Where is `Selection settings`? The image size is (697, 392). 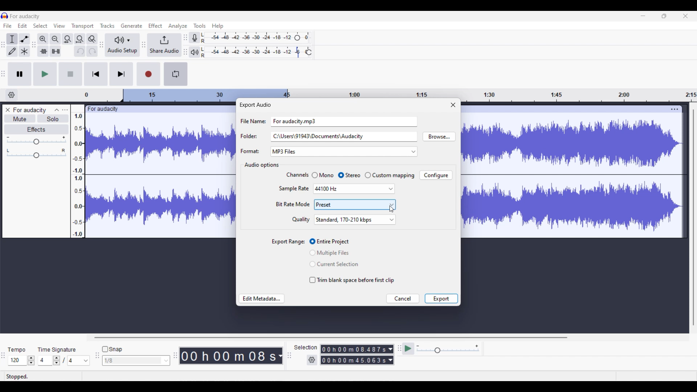 Selection settings is located at coordinates (312, 360).